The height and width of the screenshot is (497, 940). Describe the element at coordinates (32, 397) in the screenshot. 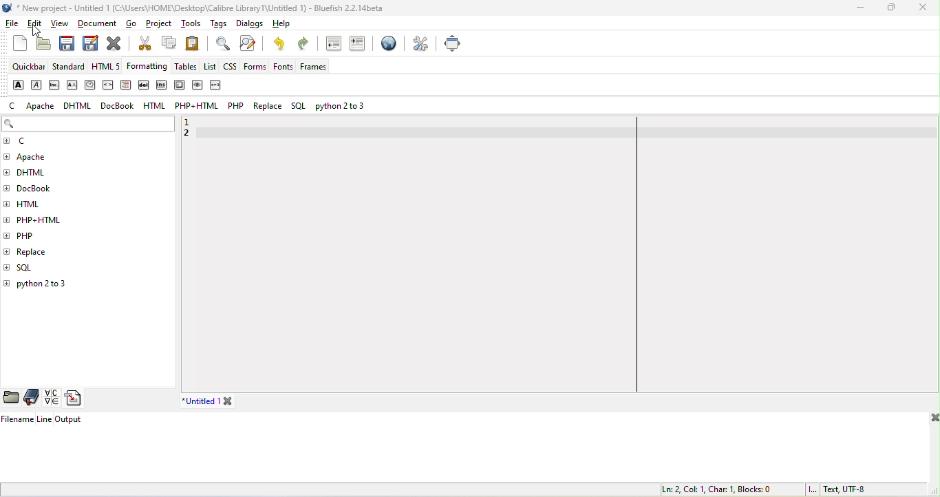

I see `bookmarks` at that location.